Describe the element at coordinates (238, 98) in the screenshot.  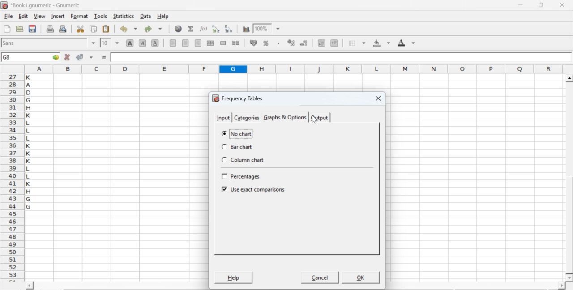
I see `frequency tables` at that location.